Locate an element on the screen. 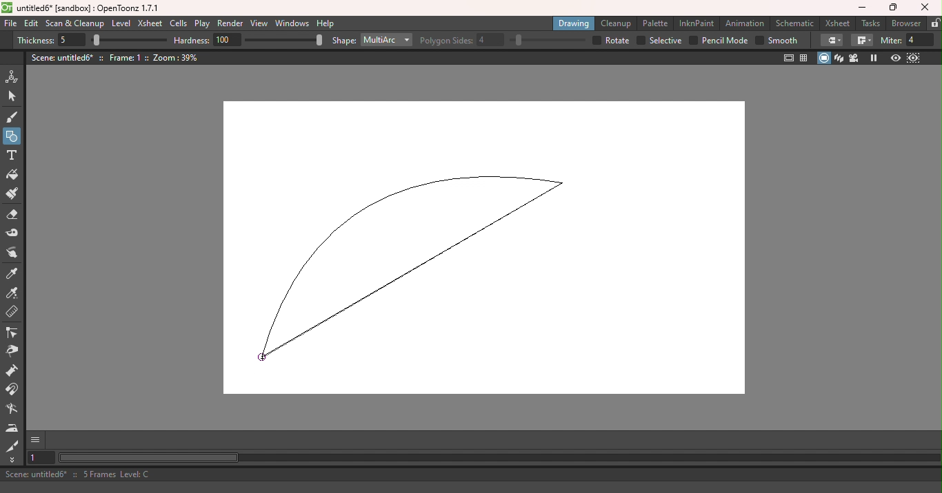 The image size is (942, 493). Blender tool is located at coordinates (12, 410).